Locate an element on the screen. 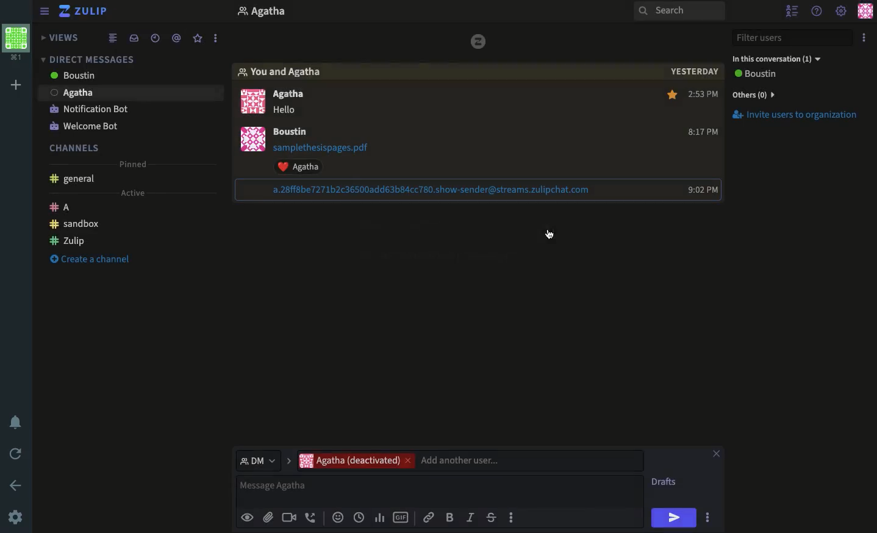  Search is located at coordinates (679, 12).